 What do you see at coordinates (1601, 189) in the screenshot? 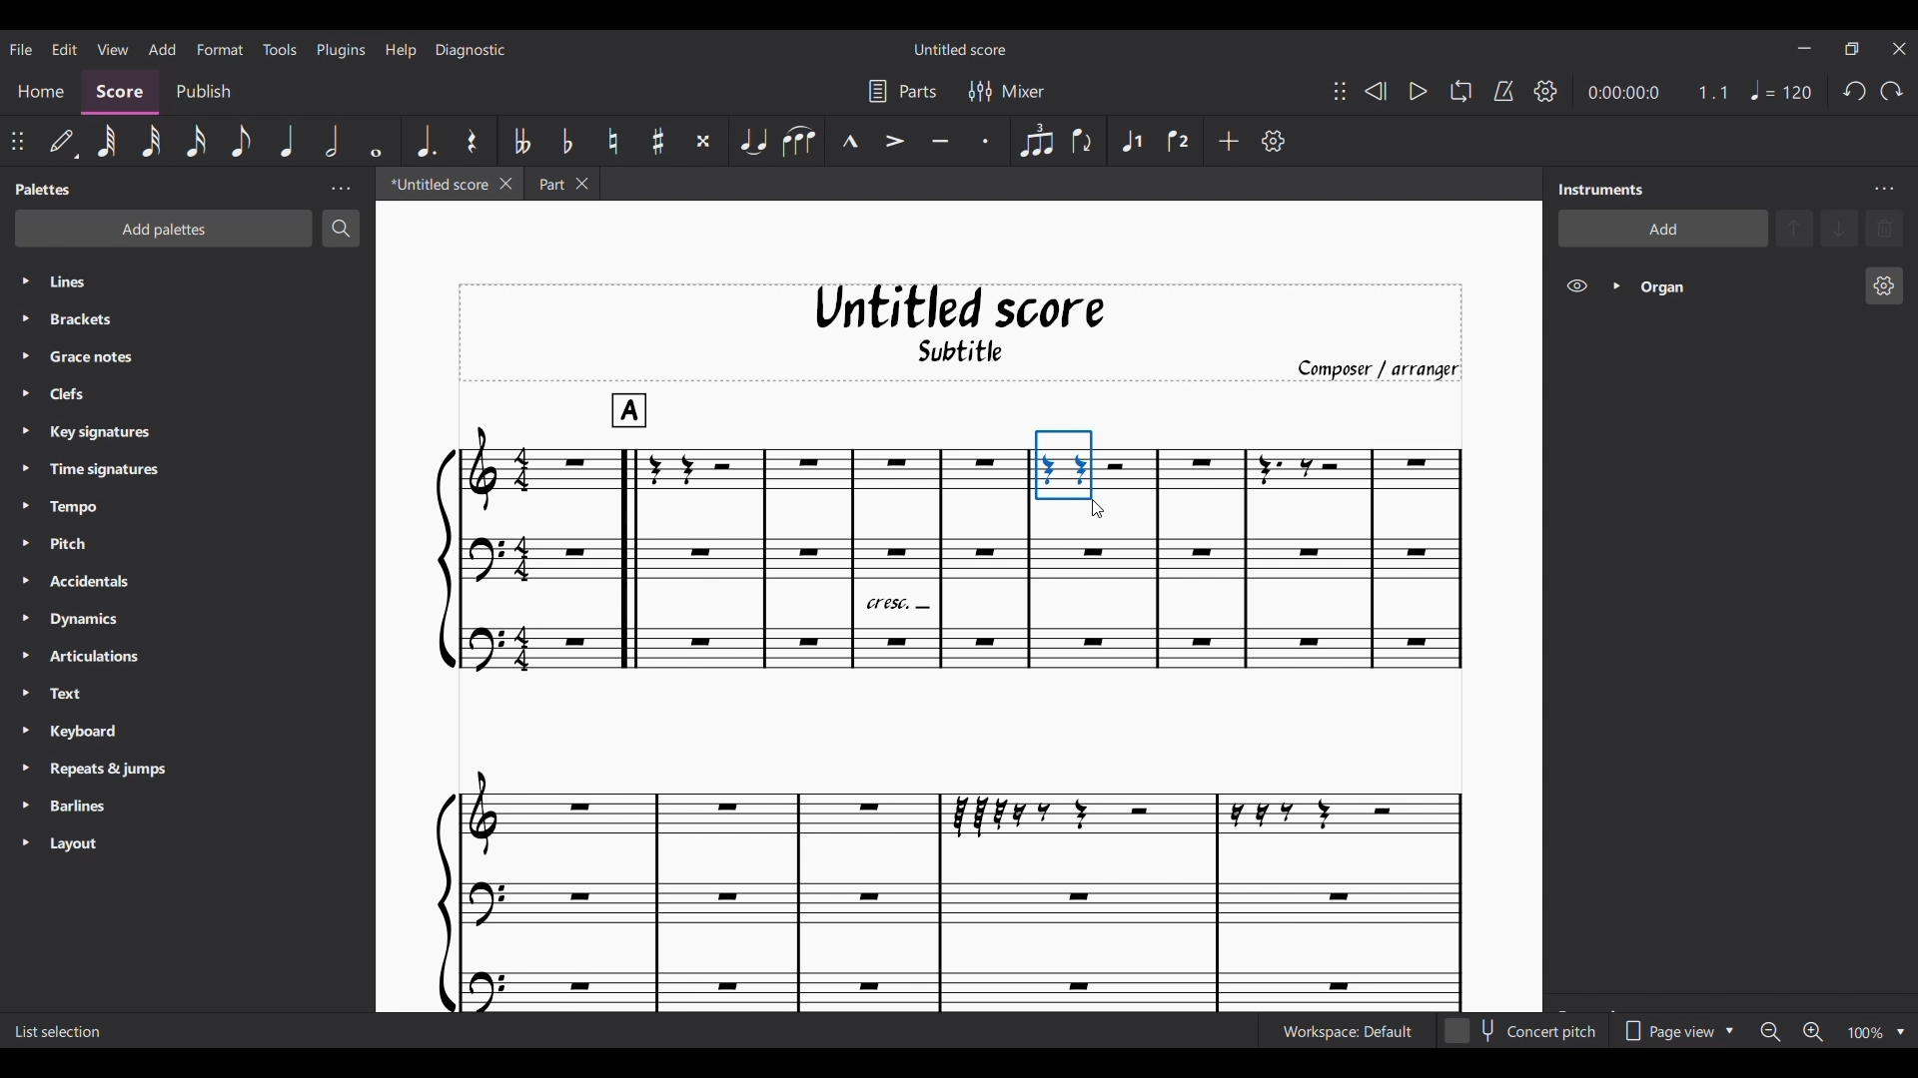
I see `Panel title` at bounding box center [1601, 189].